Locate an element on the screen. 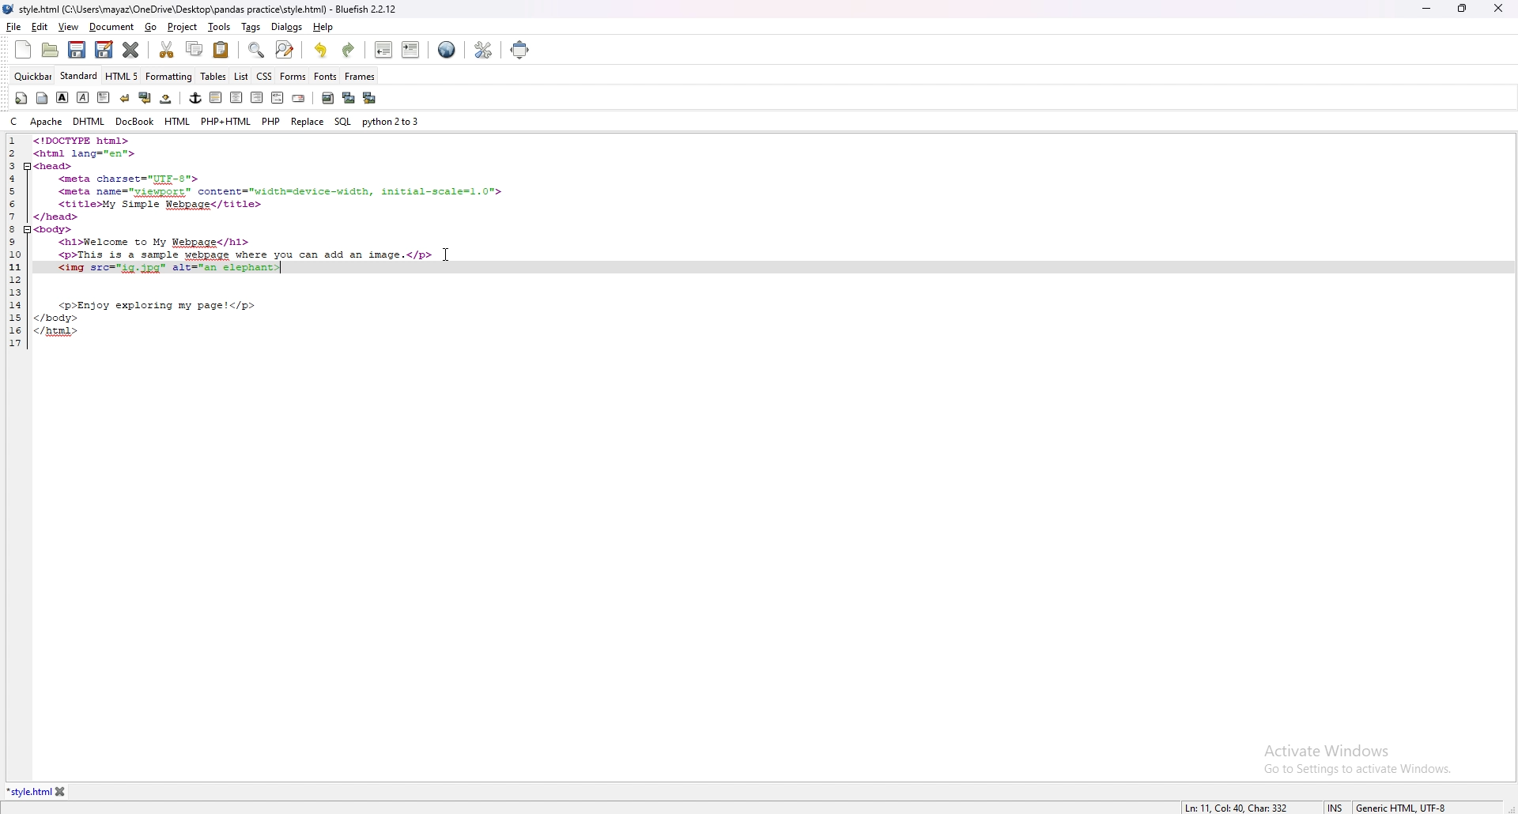 Image resolution: width=1518 pixels, height=814 pixels. undo is located at coordinates (321, 51).